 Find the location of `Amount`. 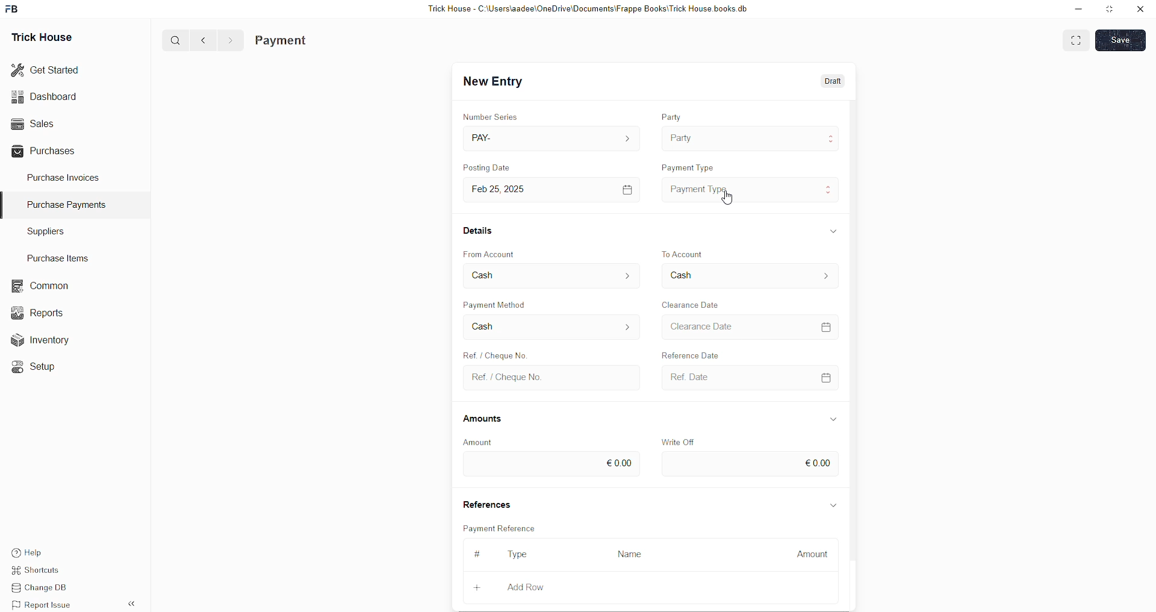

Amount is located at coordinates (812, 551).